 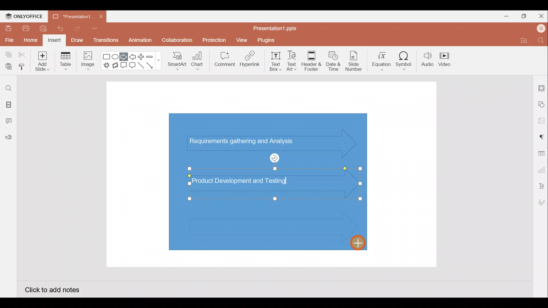 What do you see at coordinates (153, 56) in the screenshot?
I see `Minus` at bounding box center [153, 56].